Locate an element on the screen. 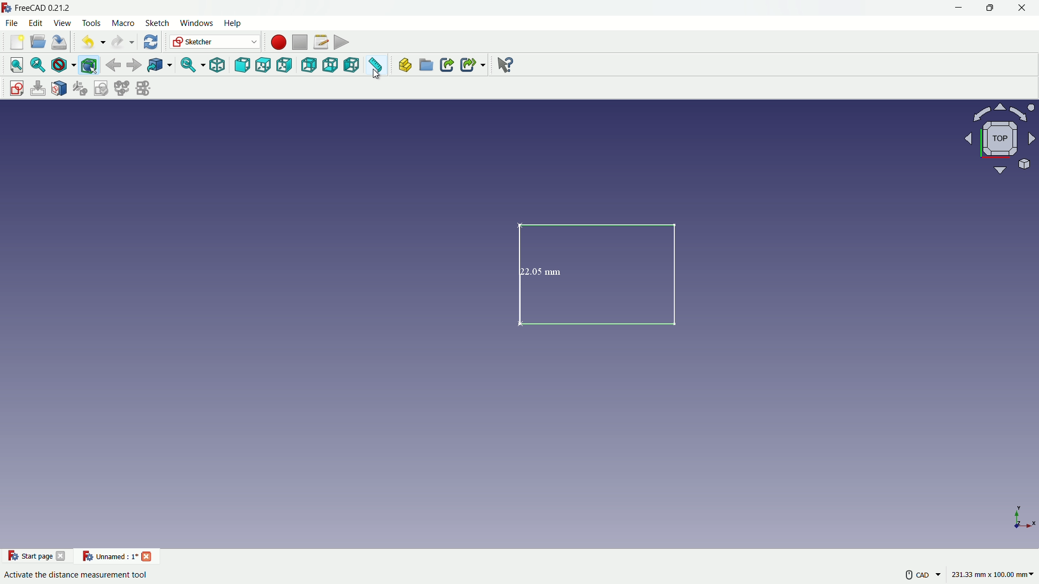 The image size is (1039, 584). more settings is located at coordinates (920, 574).